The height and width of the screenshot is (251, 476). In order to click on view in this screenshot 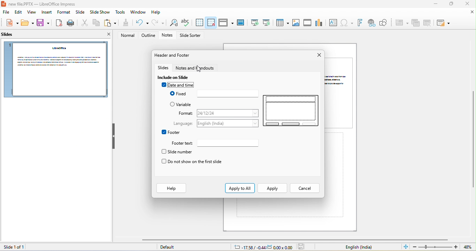, I will do `click(32, 13)`.